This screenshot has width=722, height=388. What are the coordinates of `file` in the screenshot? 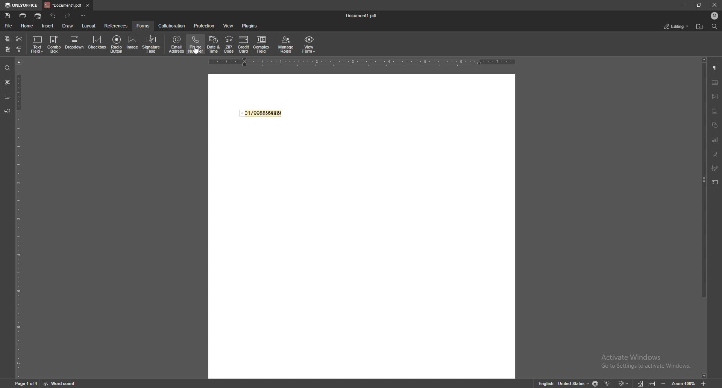 It's located at (8, 26).